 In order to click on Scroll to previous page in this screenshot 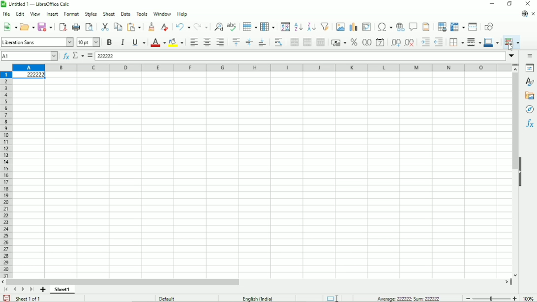, I will do `click(15, 289)`.